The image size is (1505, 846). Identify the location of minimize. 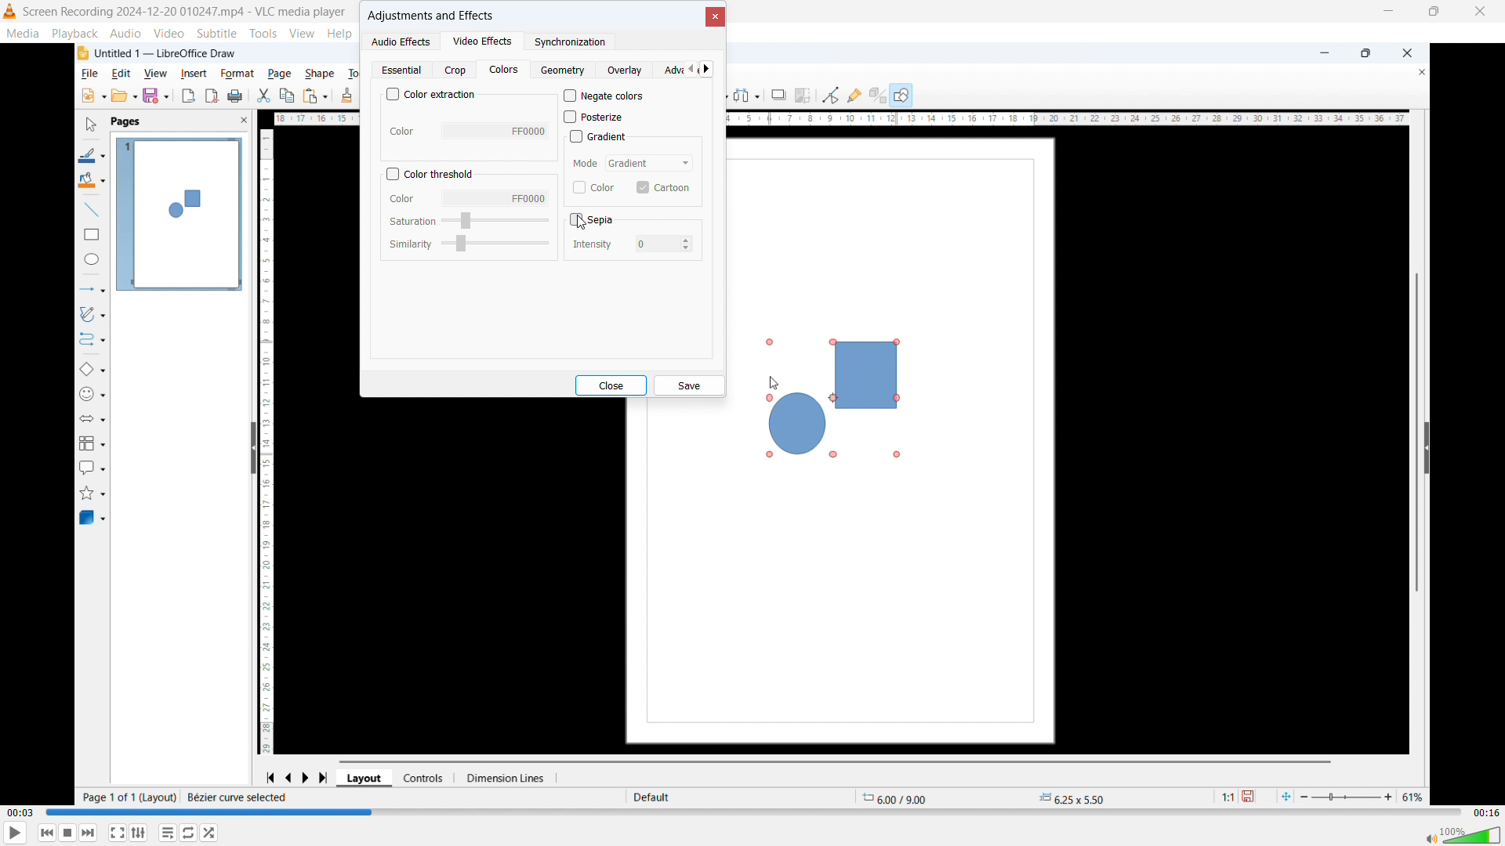
(1387, 13).